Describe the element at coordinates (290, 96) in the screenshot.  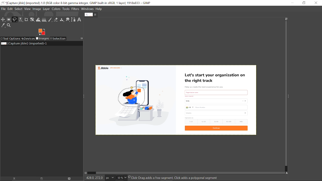
I see `Sidebar menu` at that location.